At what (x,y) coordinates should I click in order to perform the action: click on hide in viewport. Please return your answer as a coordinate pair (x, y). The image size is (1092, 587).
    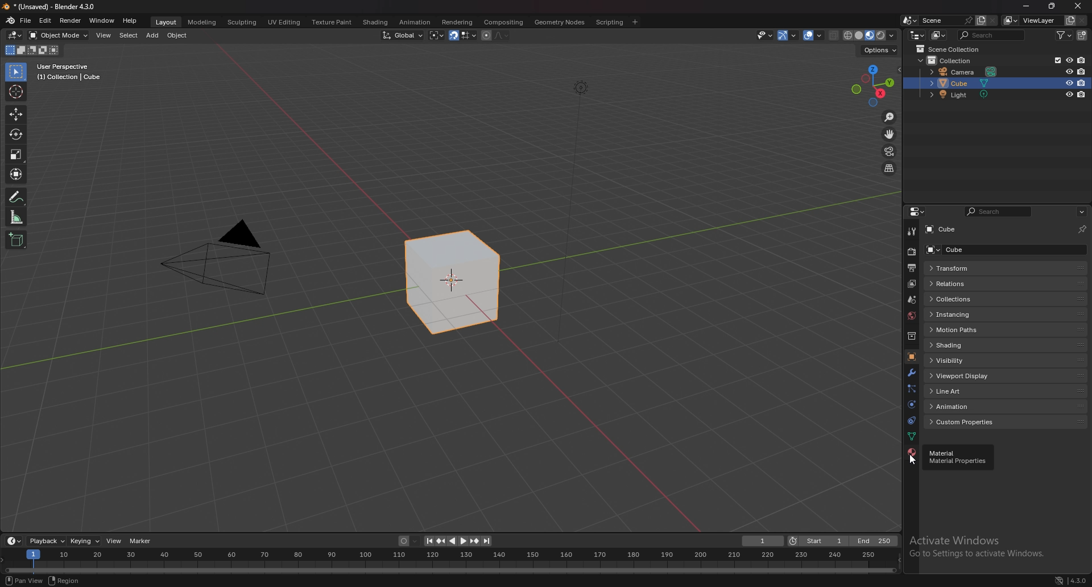
    Looking at the image, I should click on (1069, 94).